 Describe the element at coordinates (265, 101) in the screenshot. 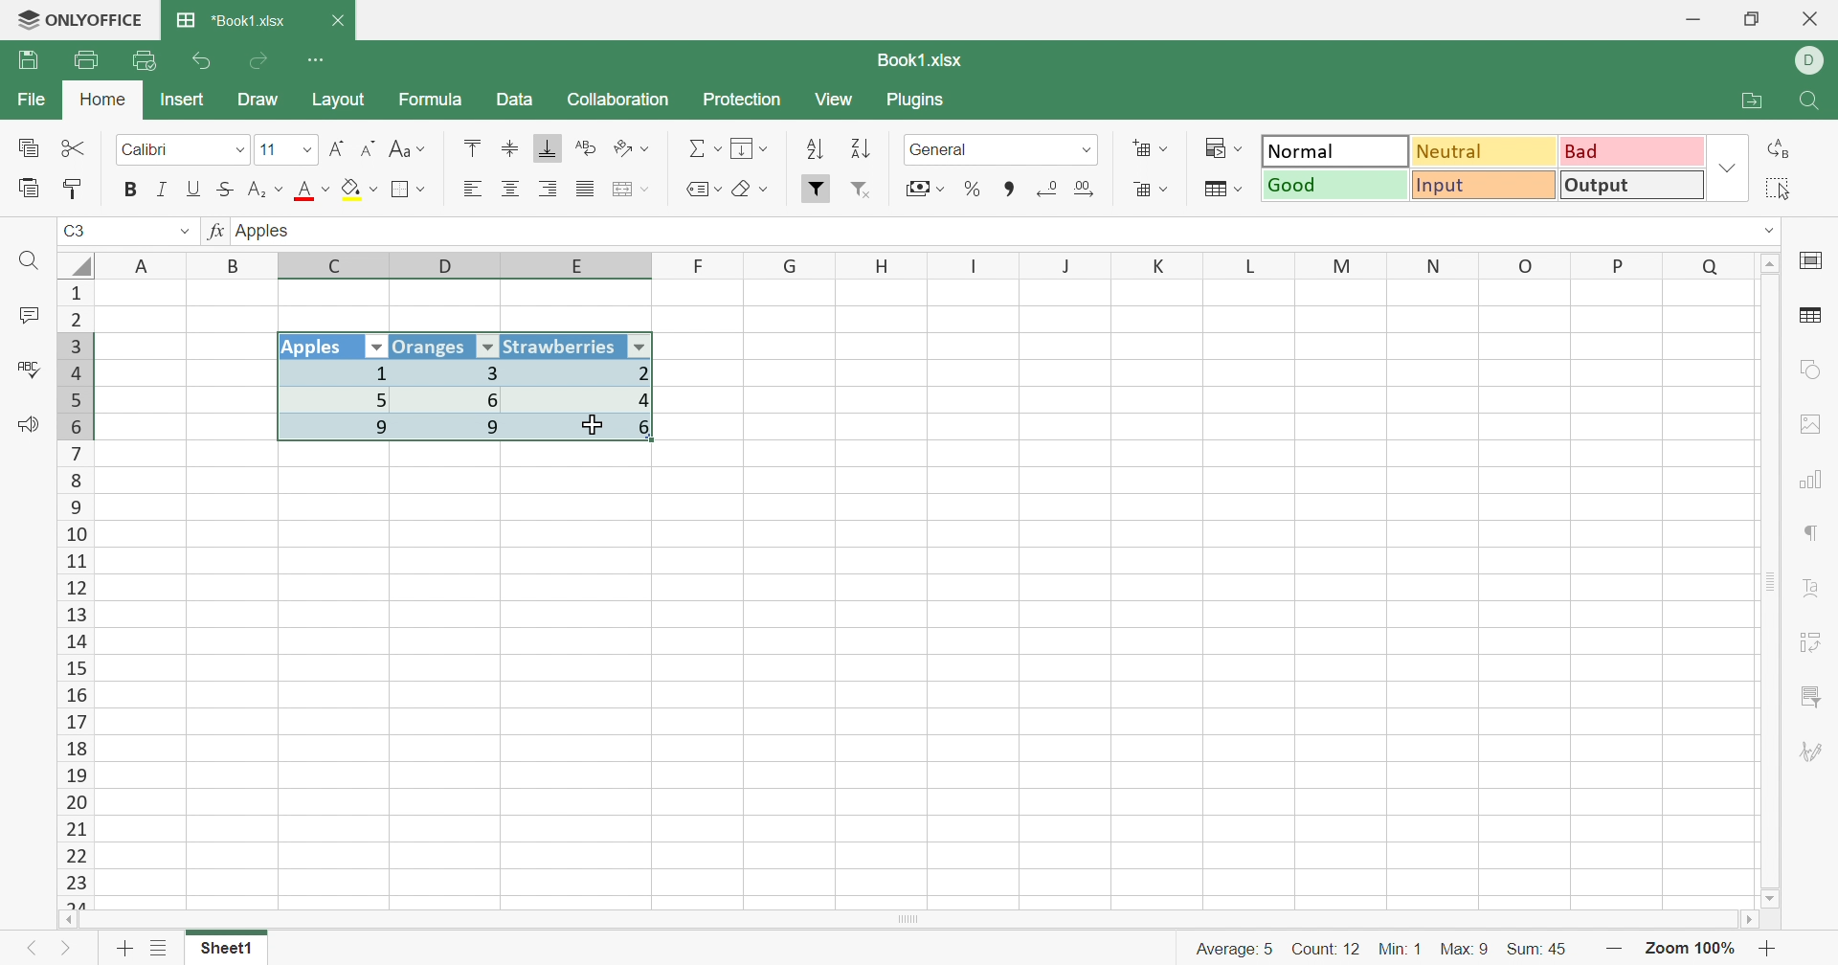

I see `Draw` at that location.